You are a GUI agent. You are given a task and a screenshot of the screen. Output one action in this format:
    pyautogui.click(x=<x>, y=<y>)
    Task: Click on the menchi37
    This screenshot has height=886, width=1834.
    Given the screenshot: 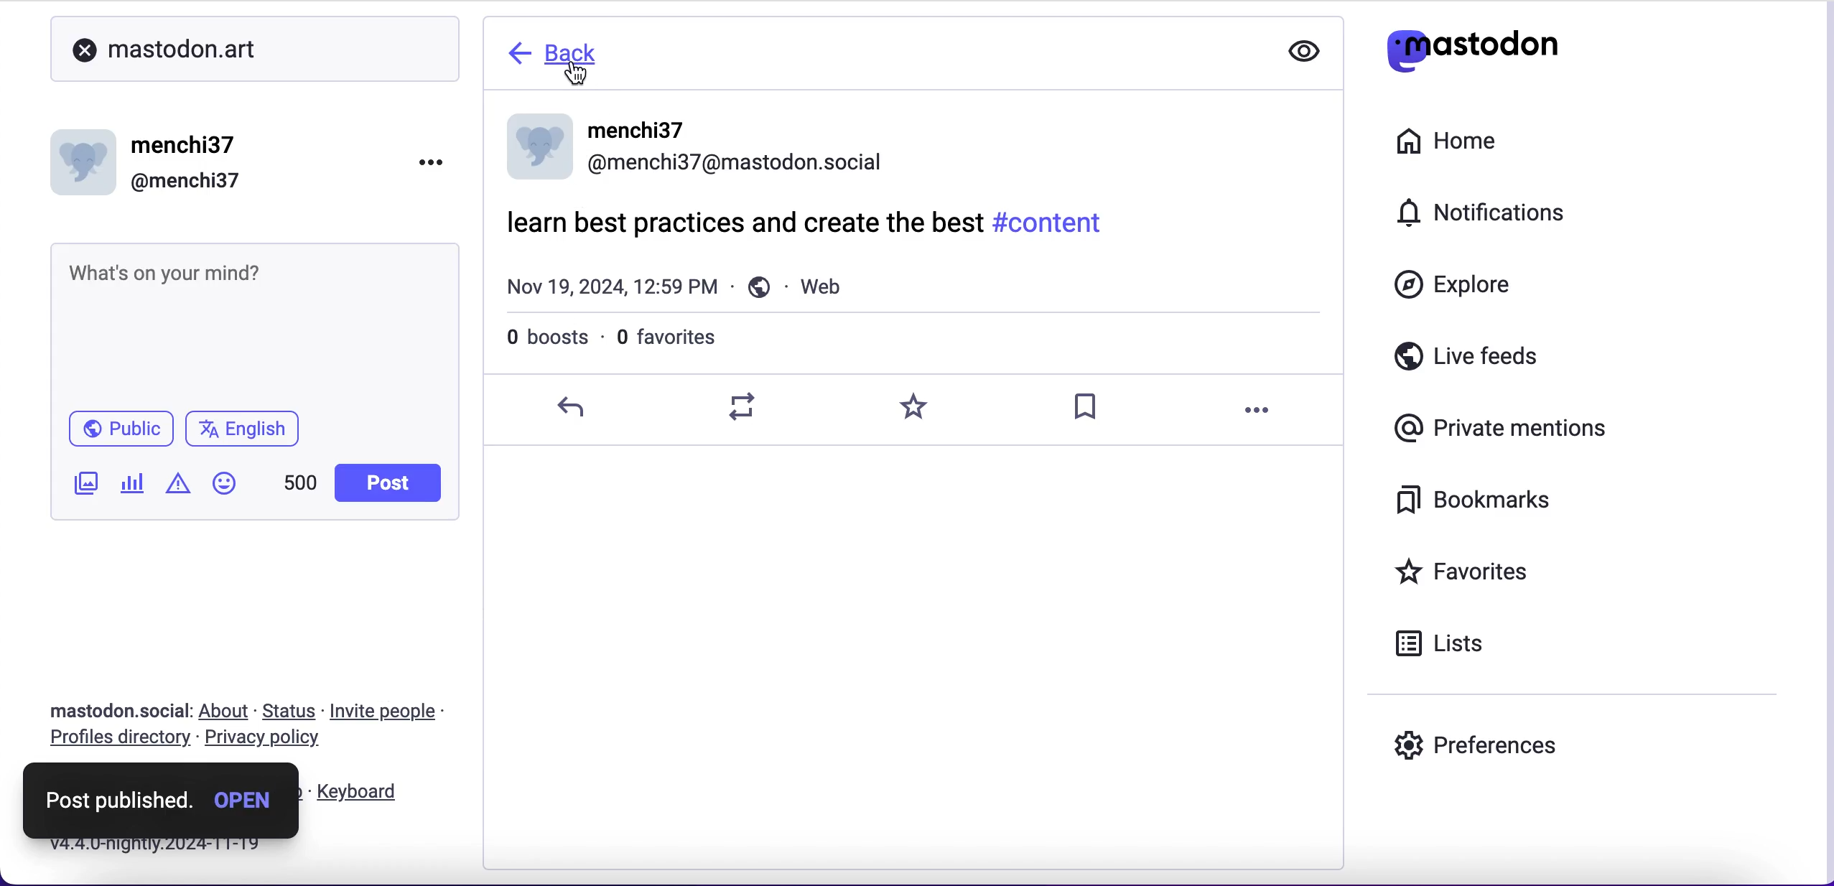 What is the action you would take?
    pyautogui.click(x=186, y=146)
    